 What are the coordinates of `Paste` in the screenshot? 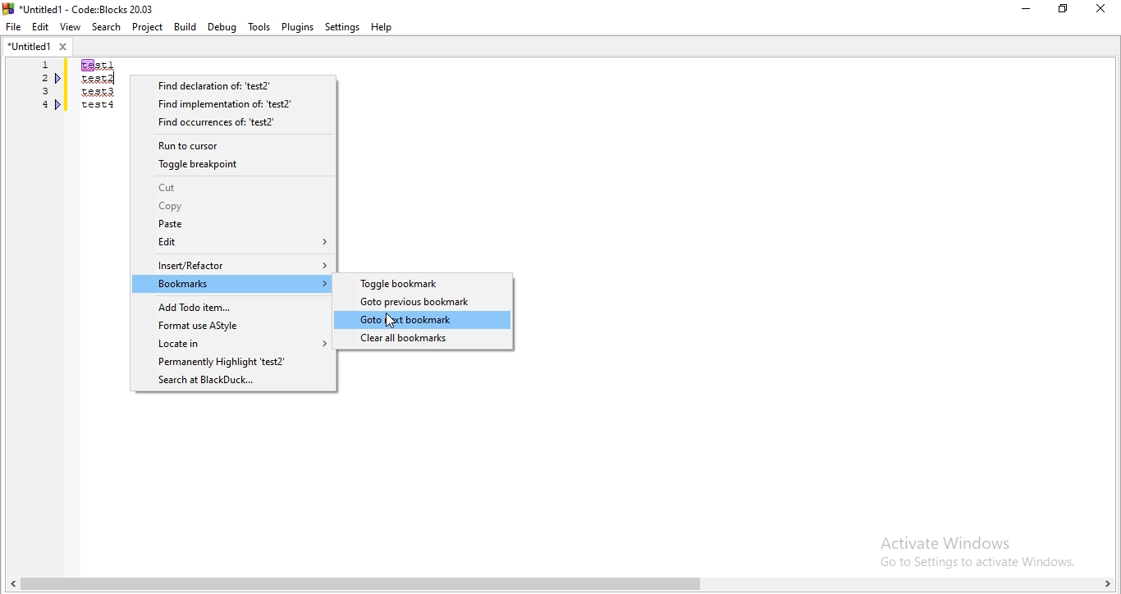 It's located at (232, 224).